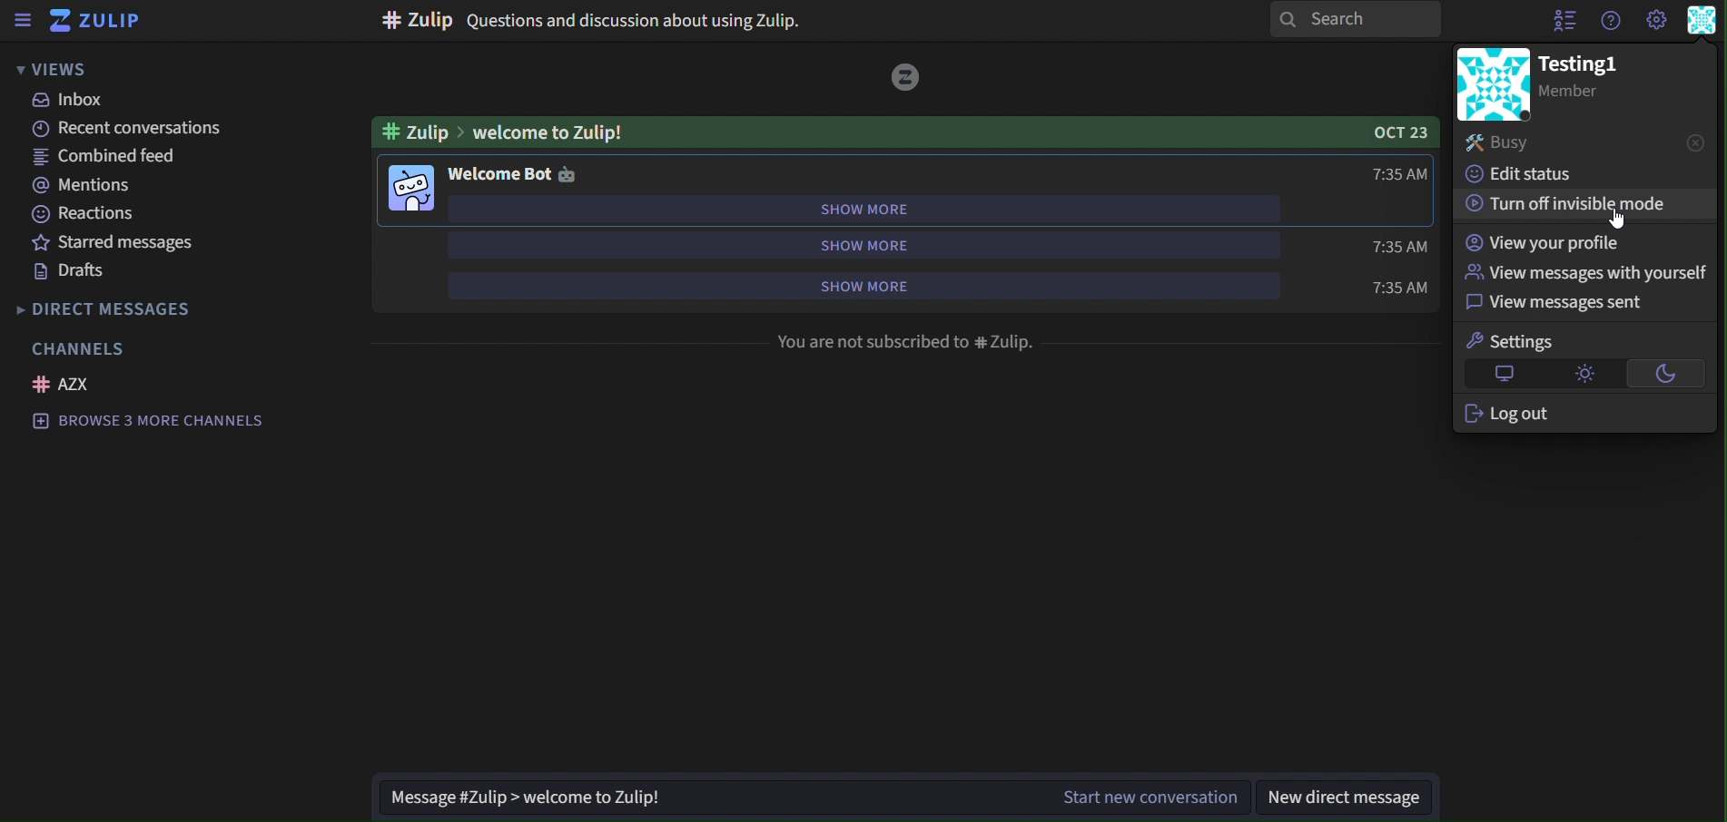  What do you see at coordinates (82, 350) in the screenshot?
I see `channels` at bounding box center [82, 350].